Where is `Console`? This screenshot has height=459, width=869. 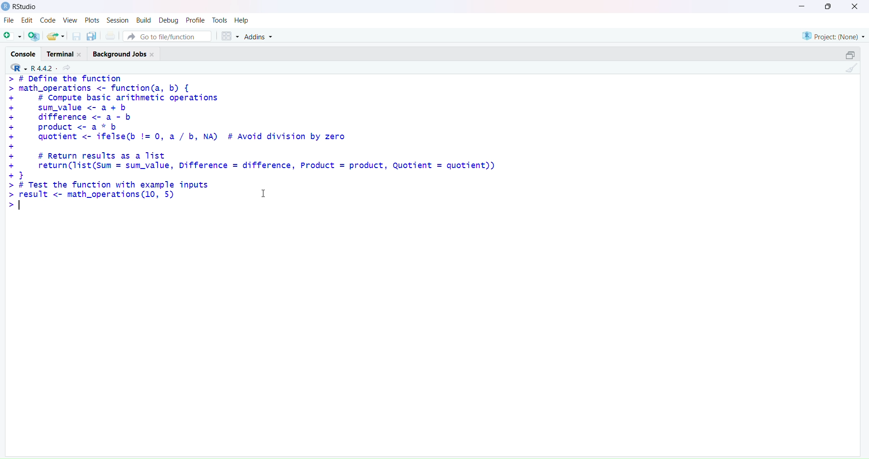
Console is located at coordinates (23, 54).